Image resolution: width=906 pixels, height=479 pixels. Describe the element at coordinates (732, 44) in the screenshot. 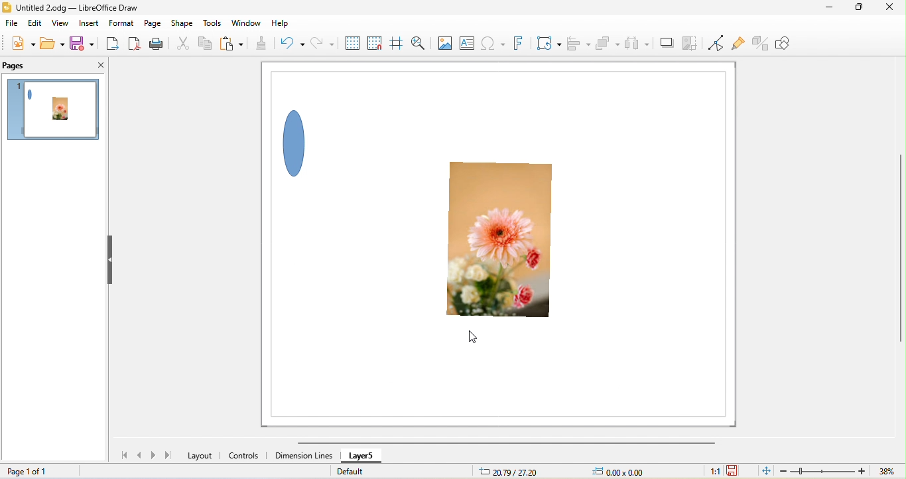

I see `show gluepoint` at that location.